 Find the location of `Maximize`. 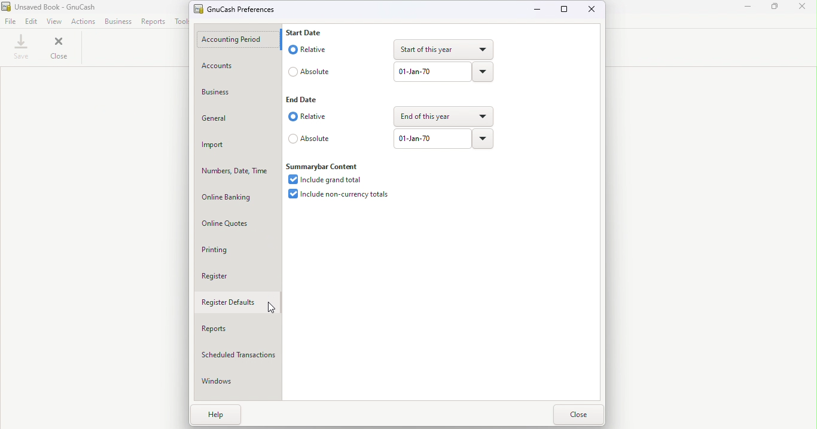

Maximize is located at coordinates (566, 11).